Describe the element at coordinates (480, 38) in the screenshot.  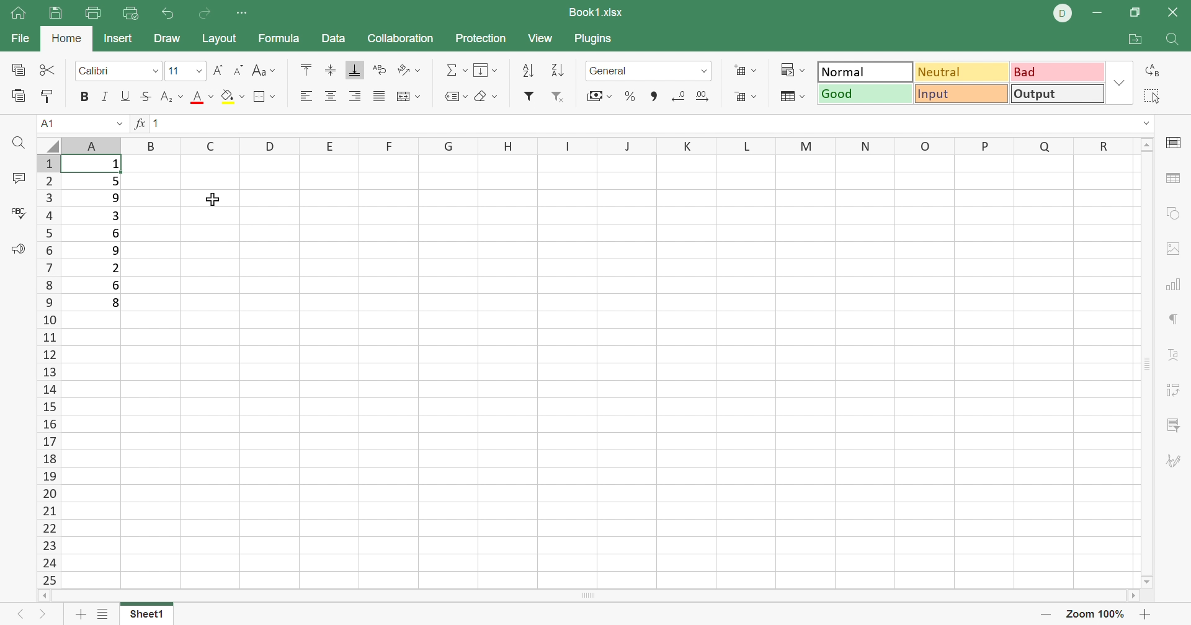
I see `Protection` at that location.